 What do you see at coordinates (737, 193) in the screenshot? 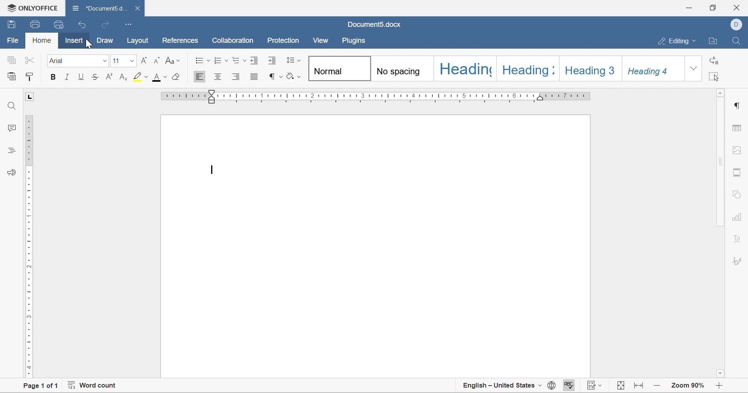
I see `shape settigns` at bounding box center [737, 193].